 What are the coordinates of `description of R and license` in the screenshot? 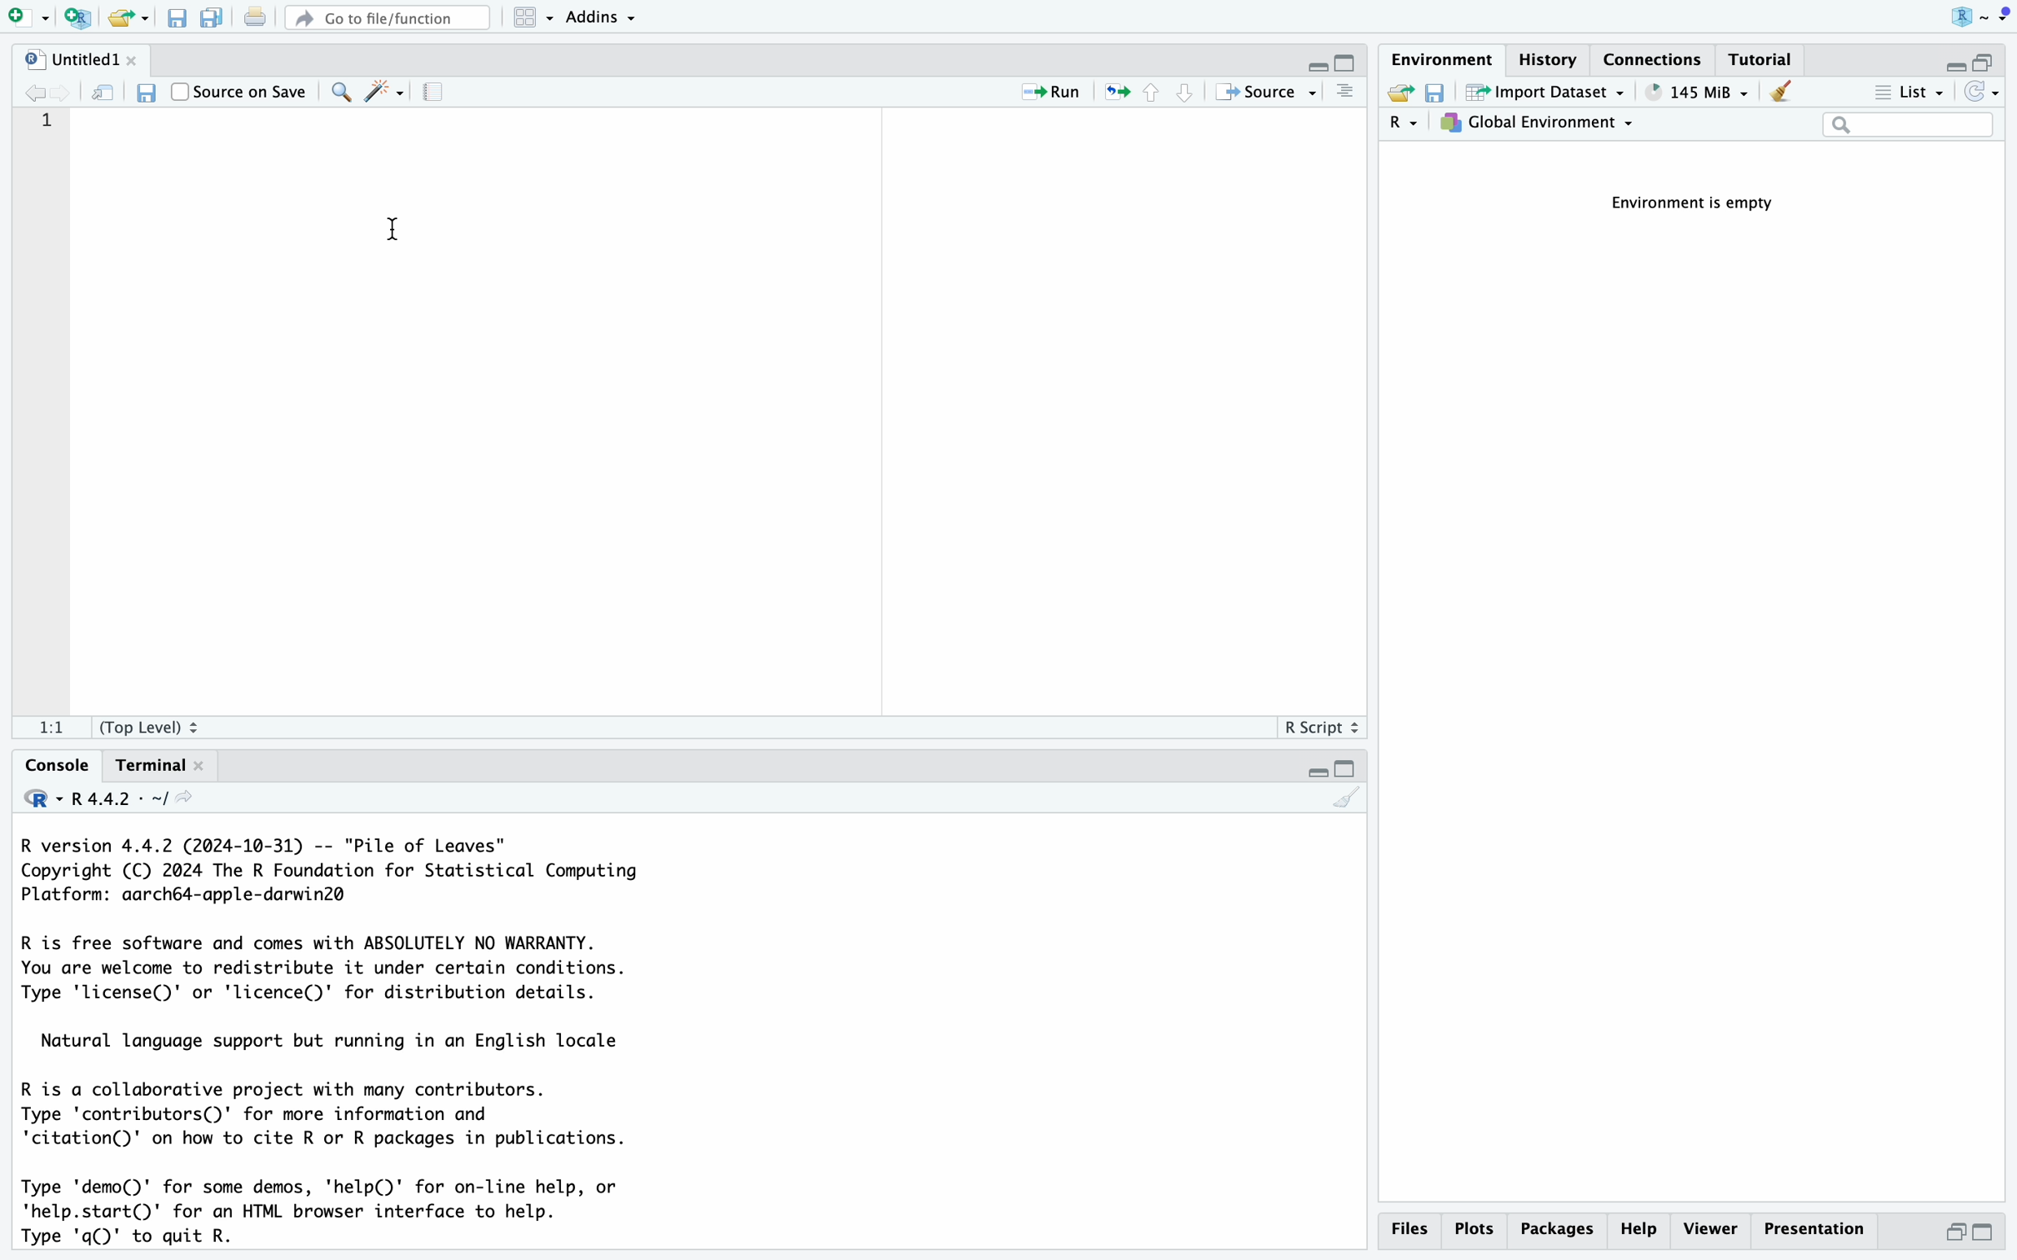 It's located at (325, 967).